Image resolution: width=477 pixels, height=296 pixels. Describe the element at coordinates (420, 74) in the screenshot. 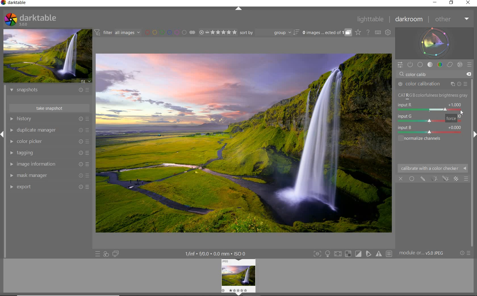

I see `INPUT VALUE` at that location.